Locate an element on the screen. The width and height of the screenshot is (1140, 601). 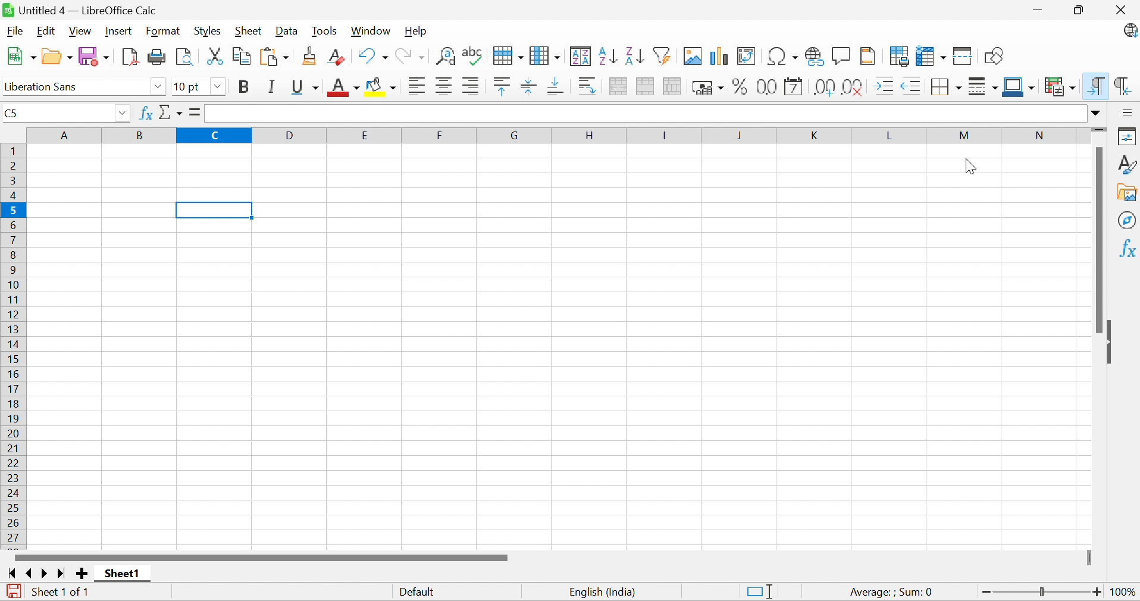
Function wizard is located at coordinates (145, 112).